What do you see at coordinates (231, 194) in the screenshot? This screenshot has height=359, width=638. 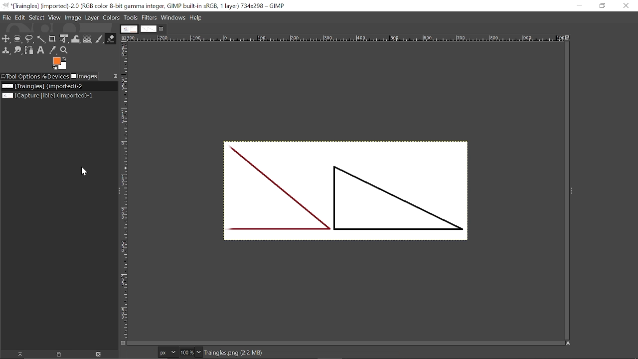 I see `Erased part of the image` at bounding box center [231, 194].